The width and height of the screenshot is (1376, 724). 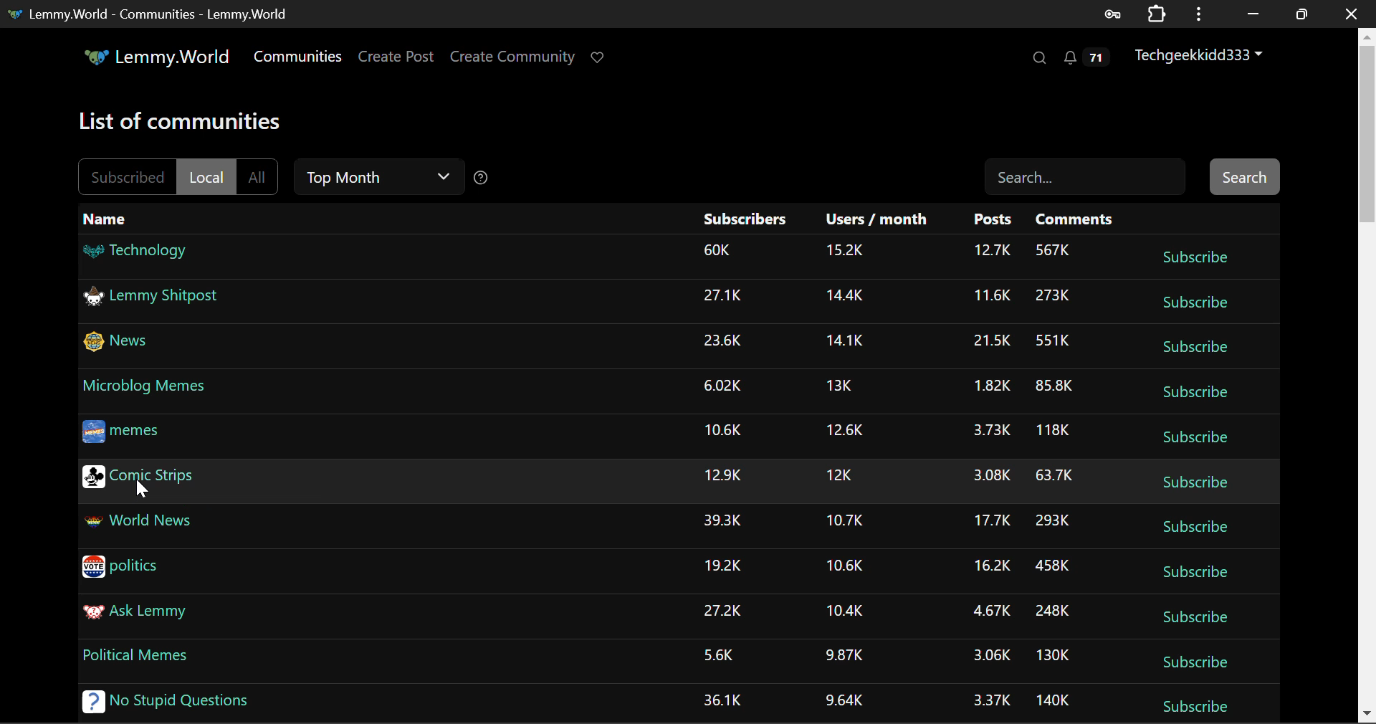 What do you see at coordinates (846, 254) in the screenshot?
I see `15.2K` at bounding box center [846, 254].